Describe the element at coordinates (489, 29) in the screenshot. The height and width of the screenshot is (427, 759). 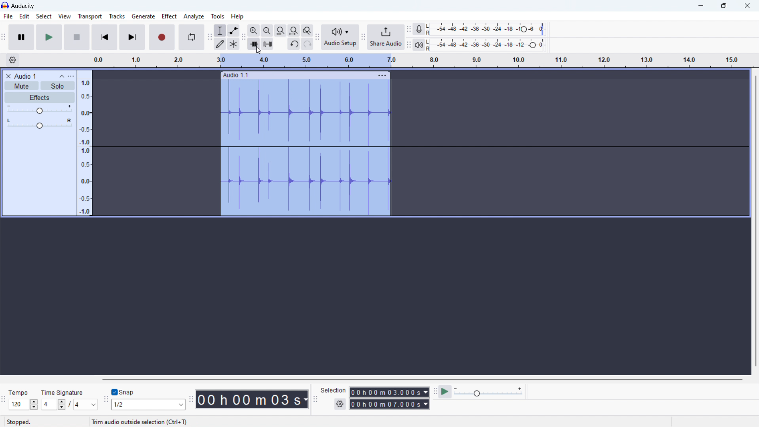
I see `record level` at that location.